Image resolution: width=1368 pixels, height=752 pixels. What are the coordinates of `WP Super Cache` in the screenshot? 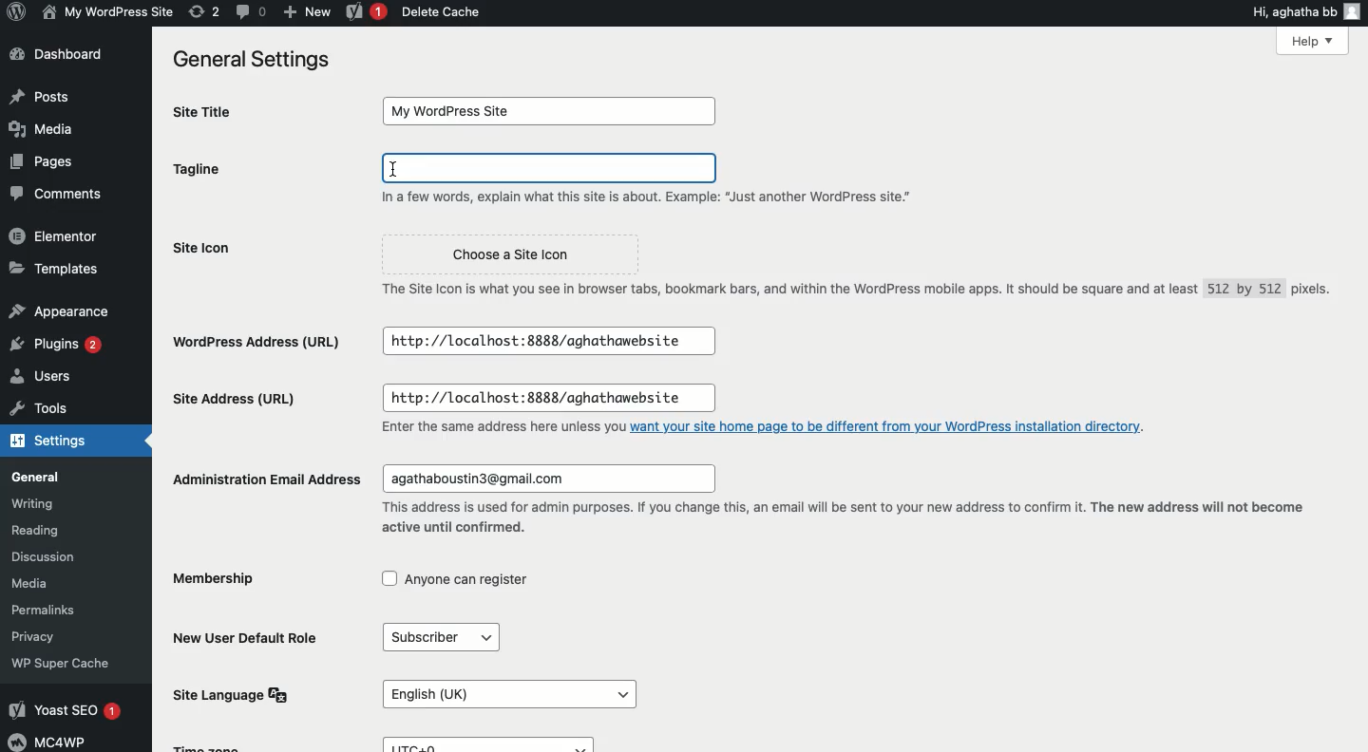 It's located at (75, 663).